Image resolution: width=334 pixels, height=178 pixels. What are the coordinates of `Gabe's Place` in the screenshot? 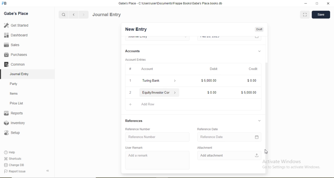 It's located at (16, 14).